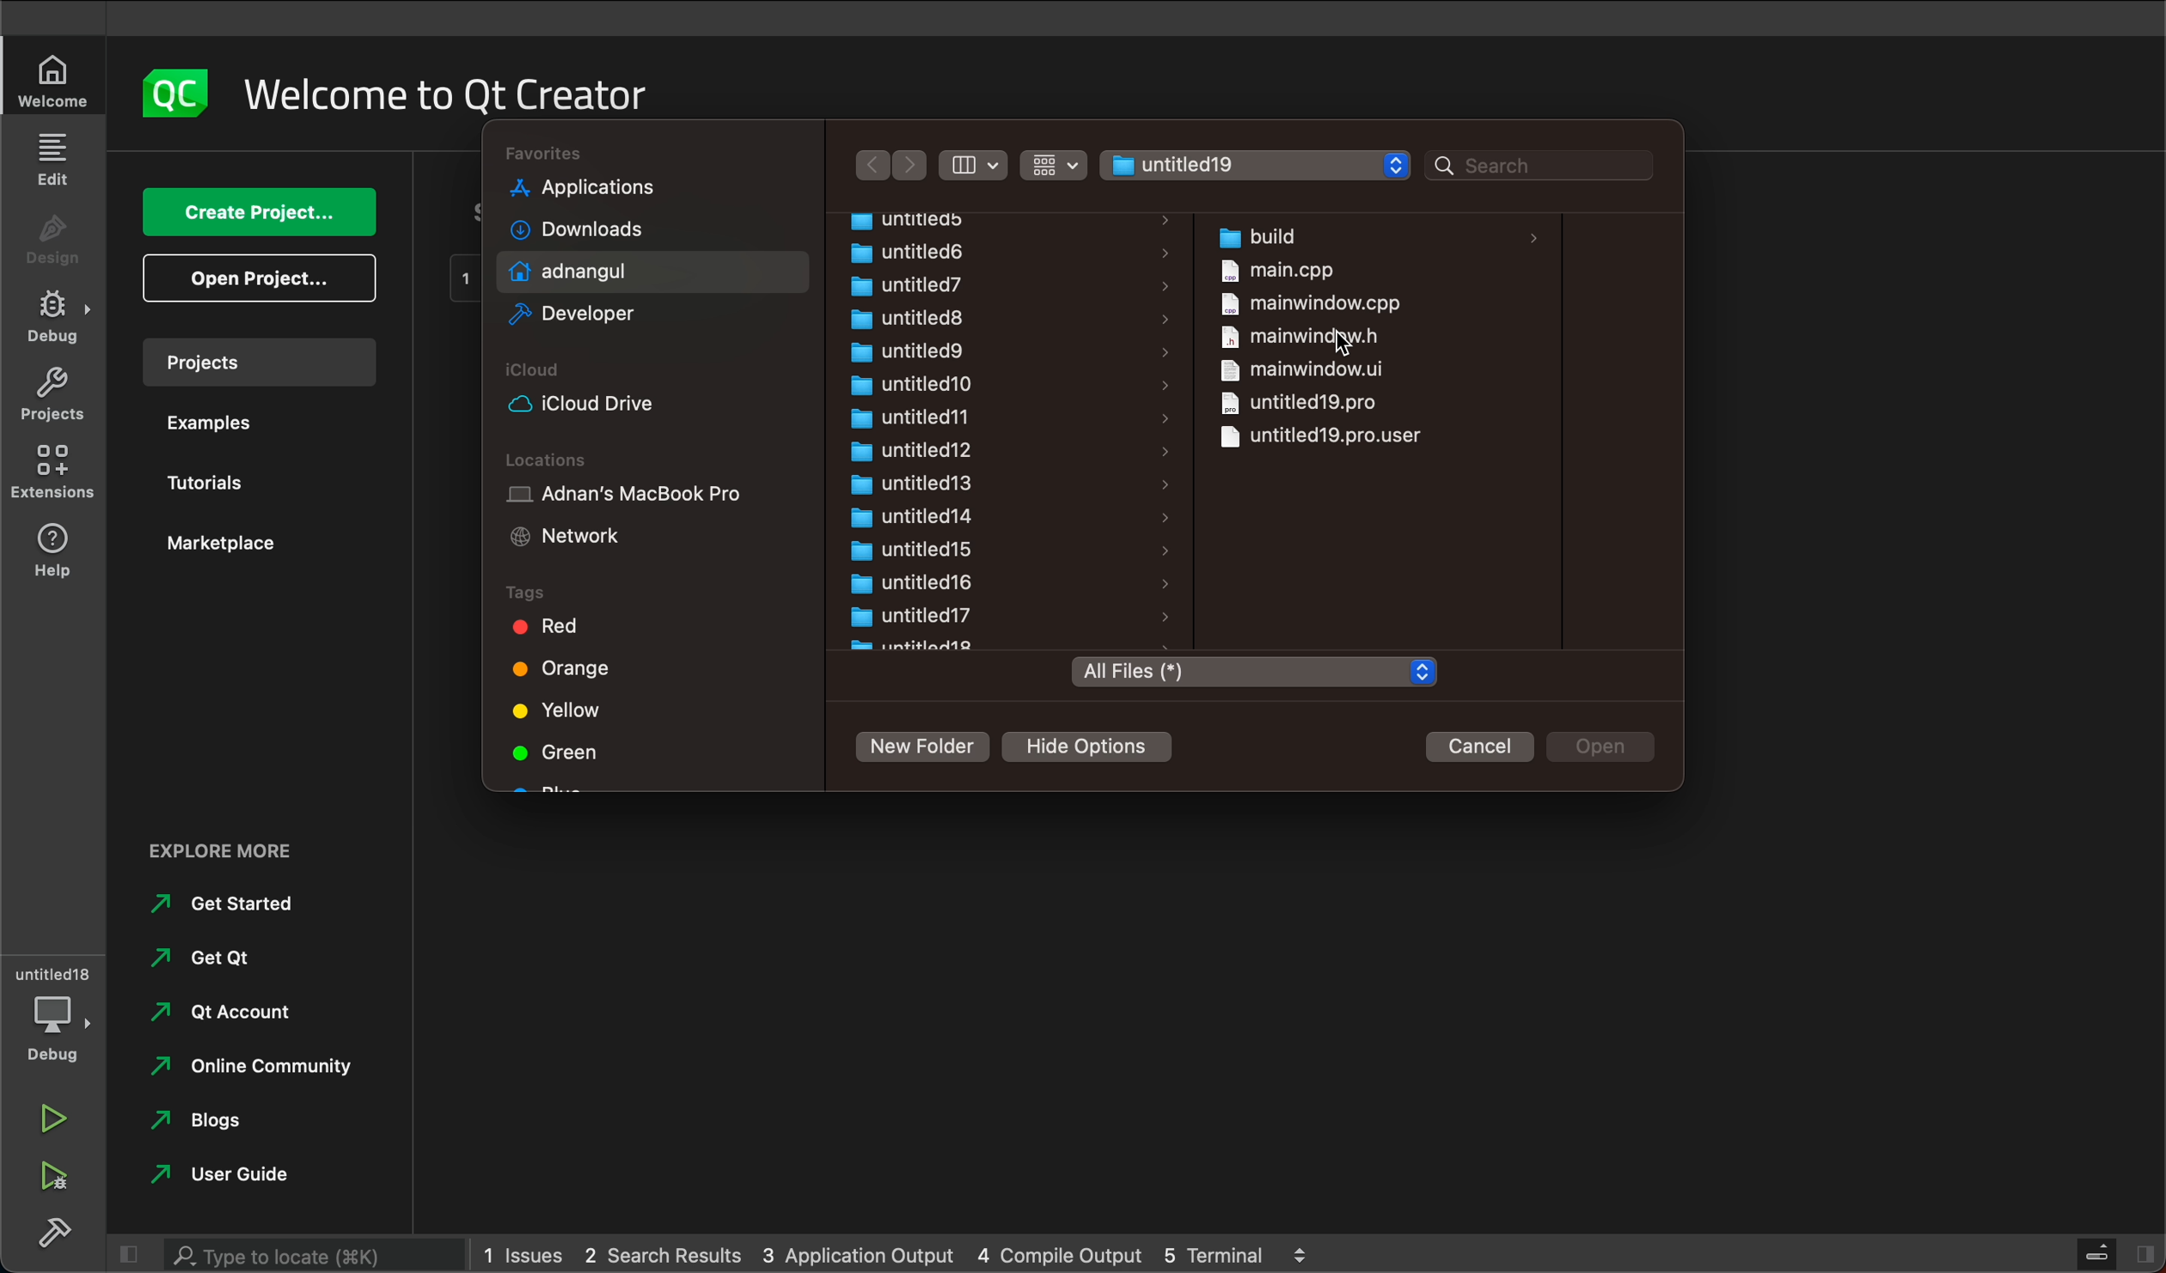 The image size is (2166, 1273). Describe the element at coordinates (244, 904) in the screenshot. I see `get started` at that location.